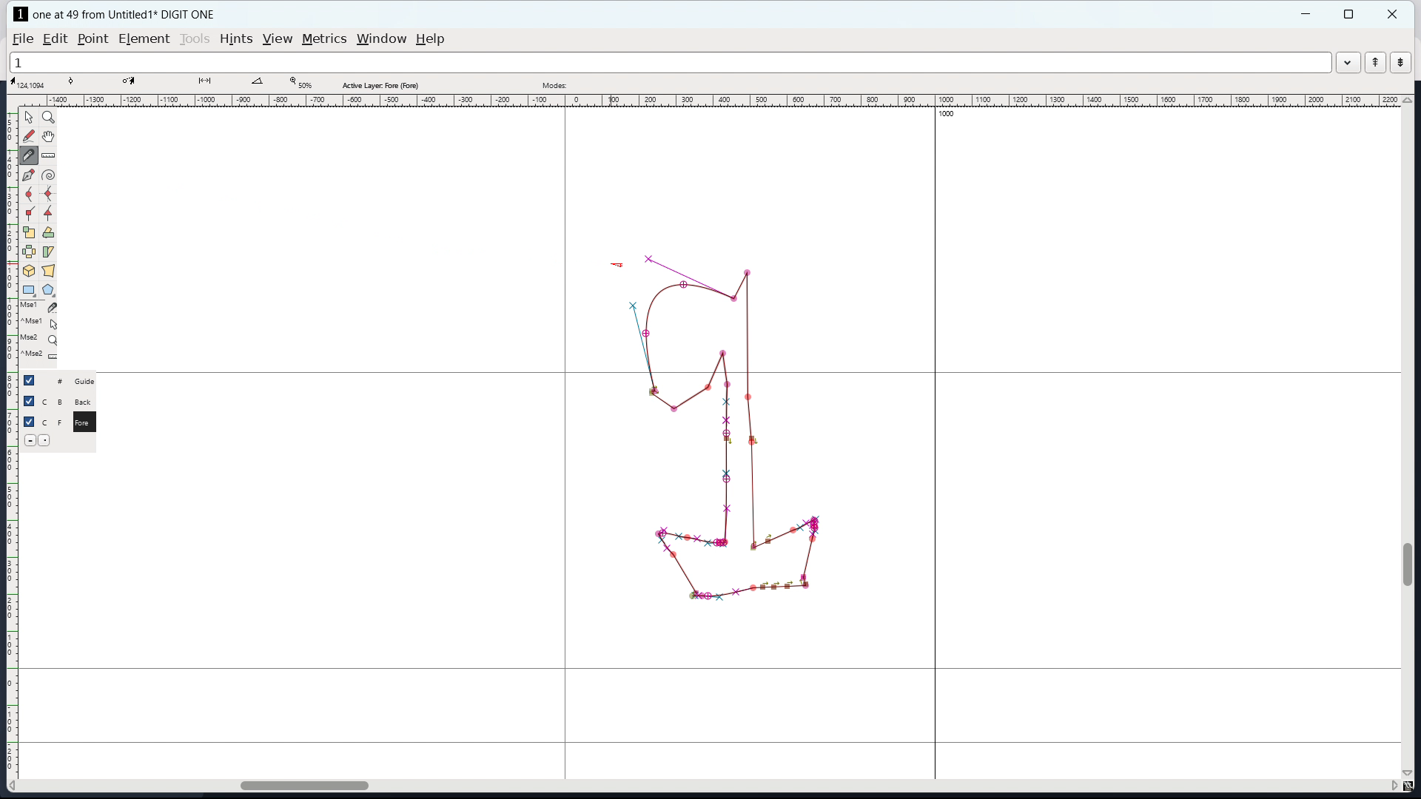  I want to click on window, so click(382, 39).